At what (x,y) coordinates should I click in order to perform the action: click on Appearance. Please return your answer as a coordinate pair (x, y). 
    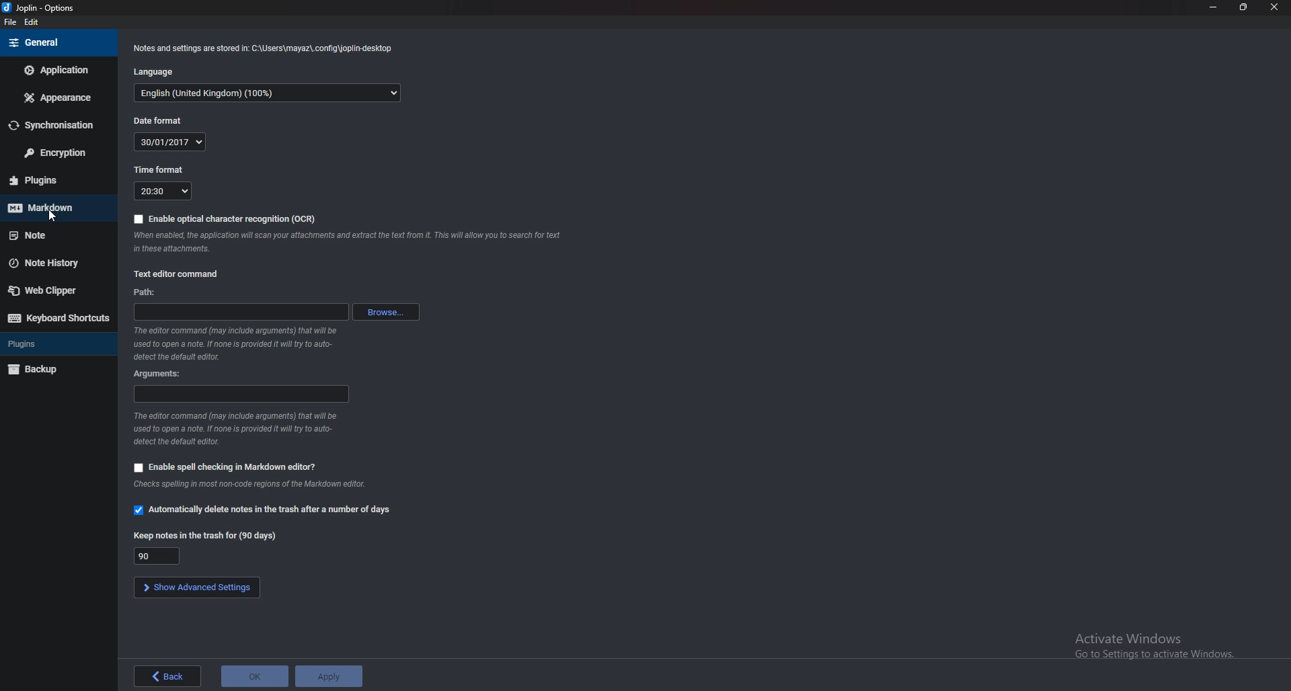
    Looking at the image, I should click on (56, 97).